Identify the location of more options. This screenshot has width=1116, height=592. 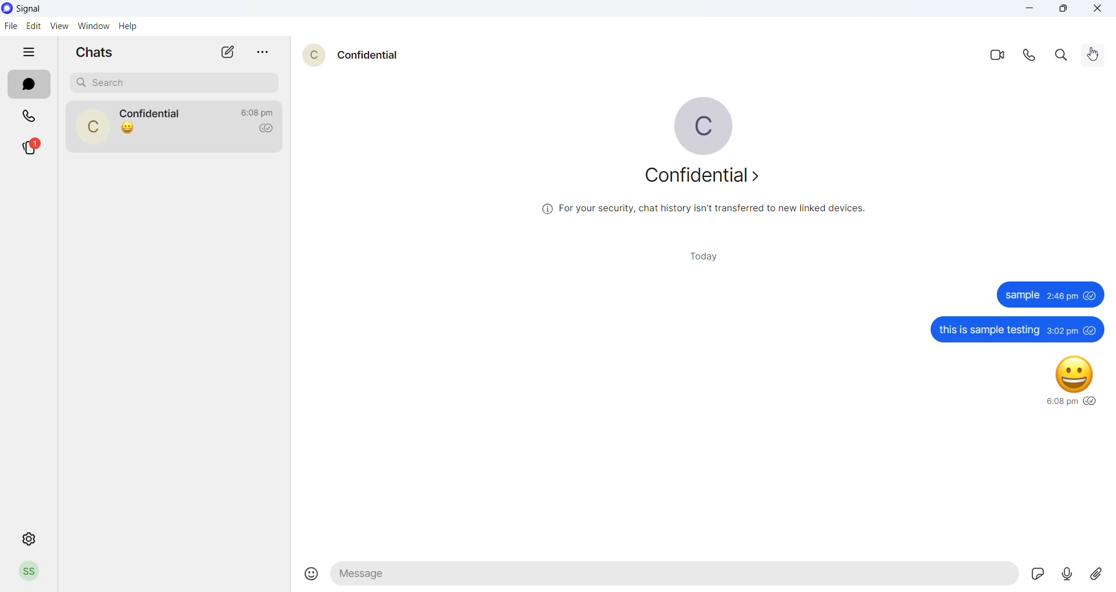
(1096, 57).